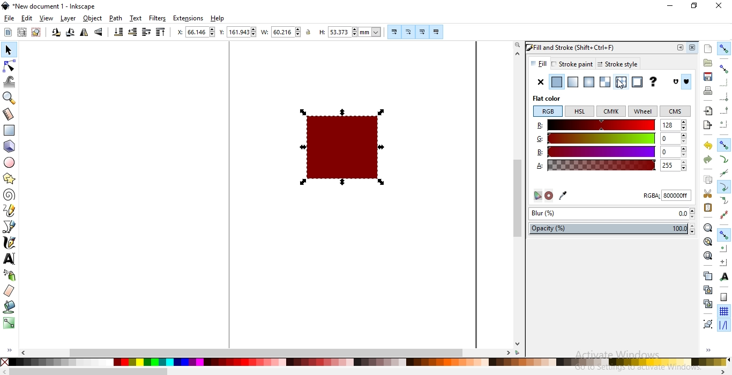 The height and width of the screenshot is (375, 732). What do you see at coordinates (707, 242) in the screenshot?
I see `zoom to fit drawing` at bounding box center [707, 242].